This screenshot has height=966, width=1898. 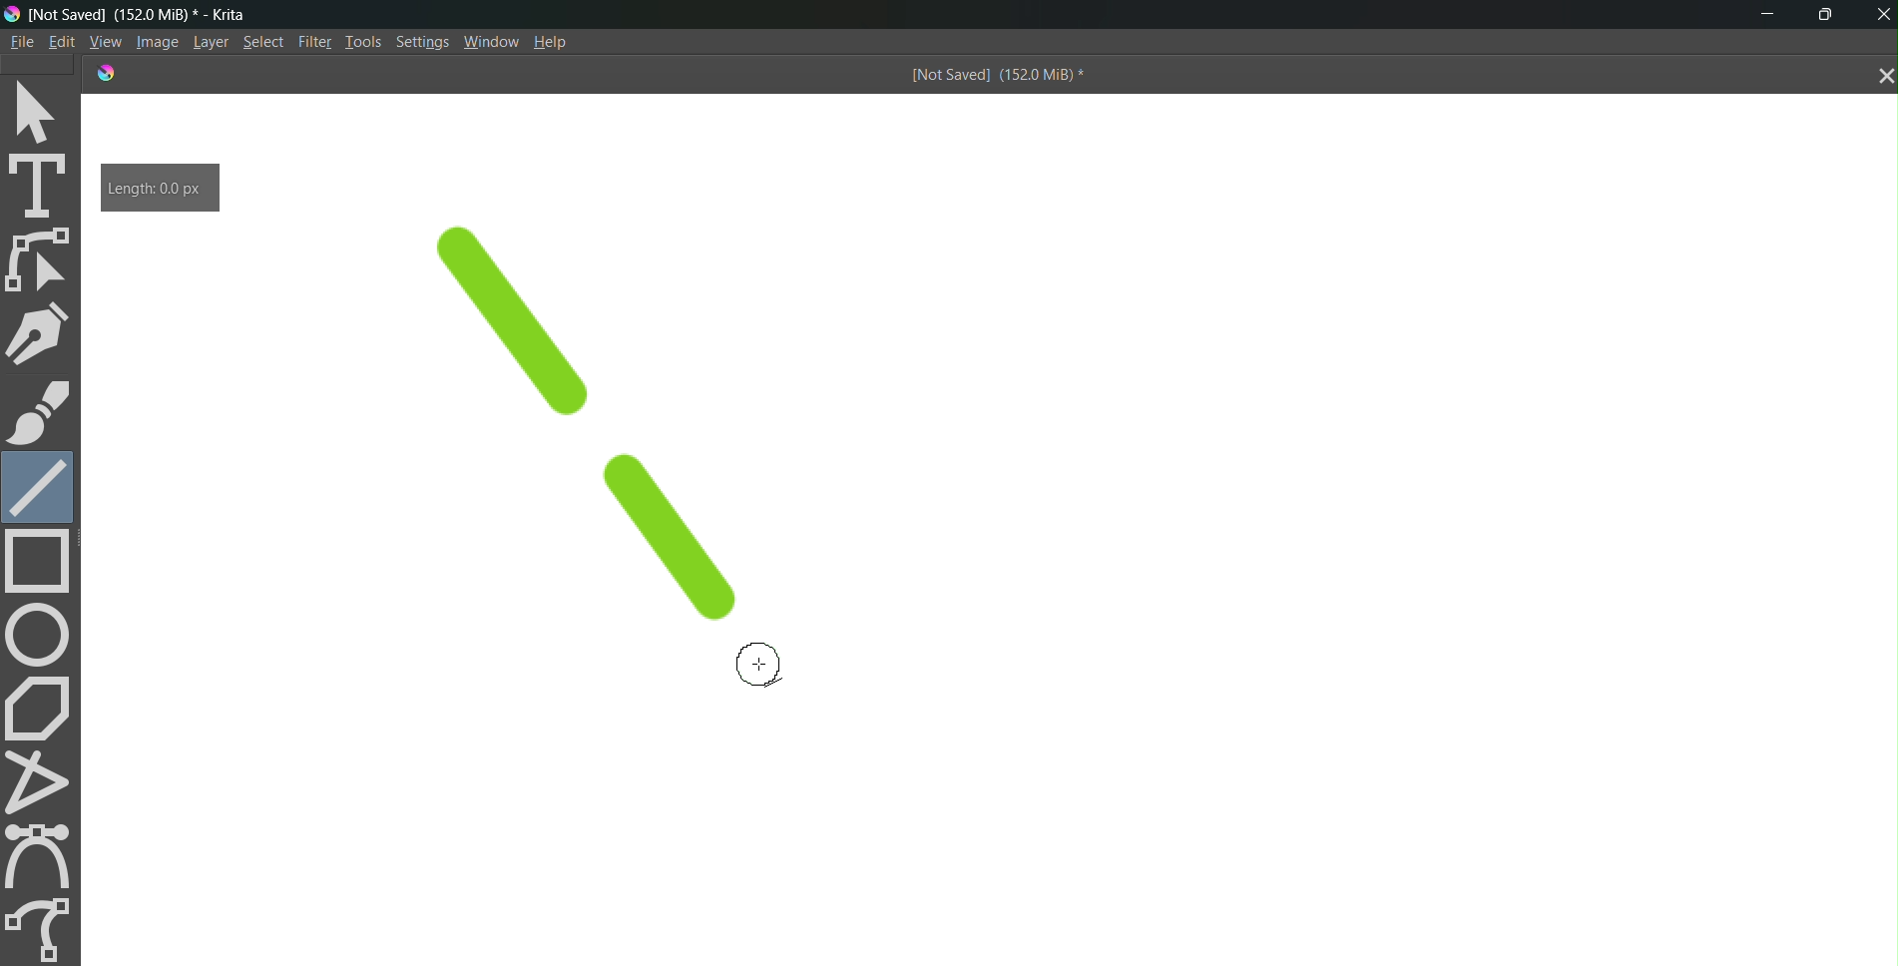 What do you see at coordinates (103, 41) in the screenshot?
I see `View` at bounding box center [103, 41].